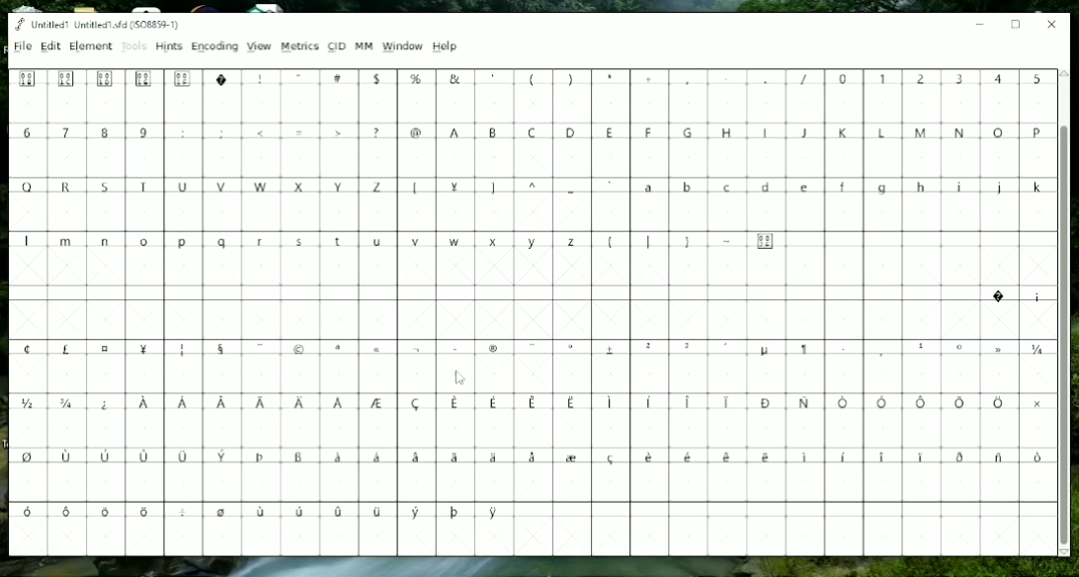  What do you see at coordinates (90, 46) in the screenshot?
I see `Element` at bounding box center [90, 46].